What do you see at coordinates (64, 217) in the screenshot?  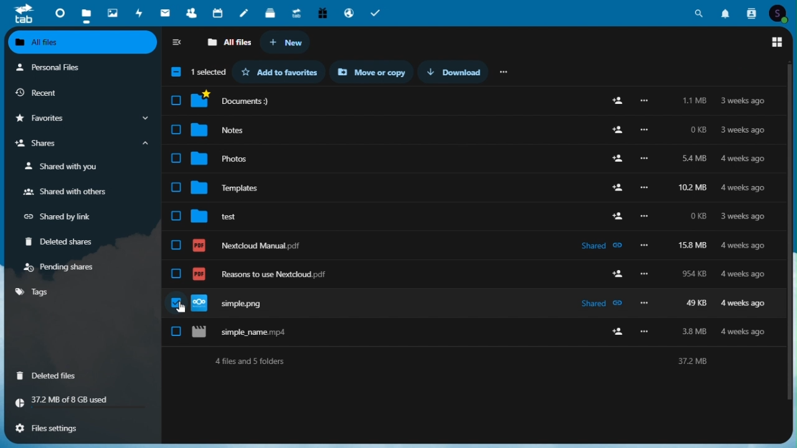 I see `shared by link` at bounding box center [64, 217].